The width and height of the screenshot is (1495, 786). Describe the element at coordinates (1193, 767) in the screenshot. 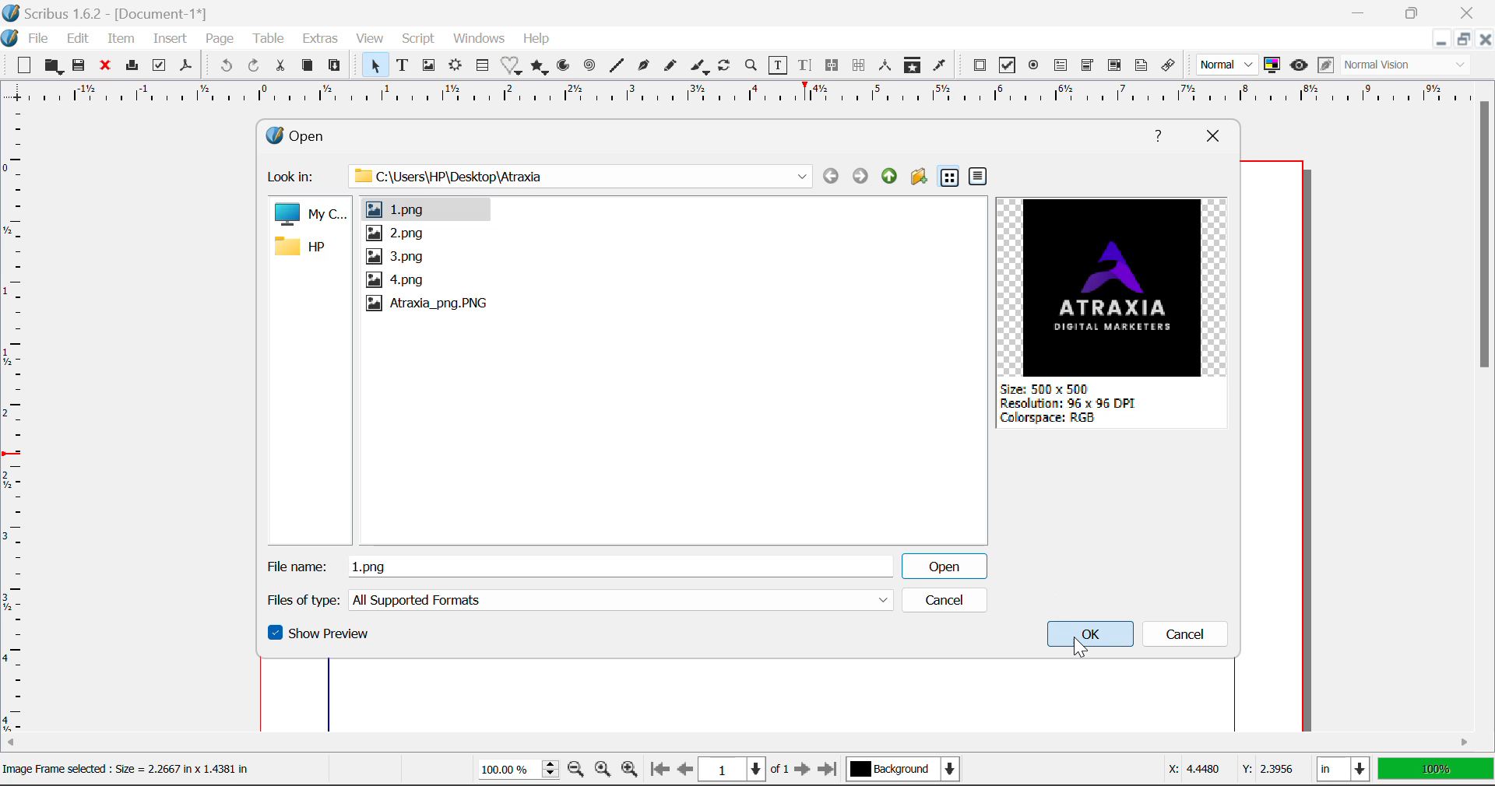

I see `X: 4.4480` at that location.